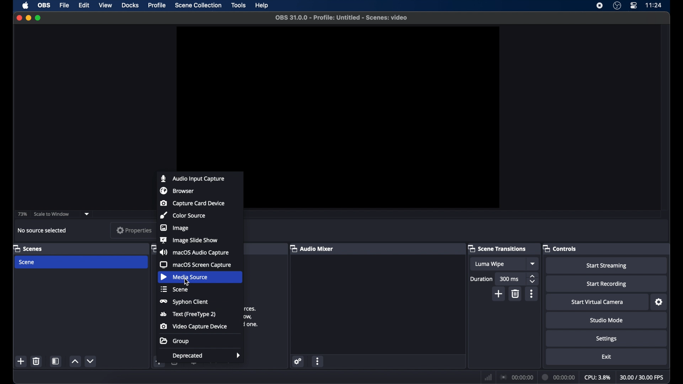 The height and width of the screenshot is (384, 683). Describe the element at coordinates (653, 5) in the screenshot. I see `time` at that location.